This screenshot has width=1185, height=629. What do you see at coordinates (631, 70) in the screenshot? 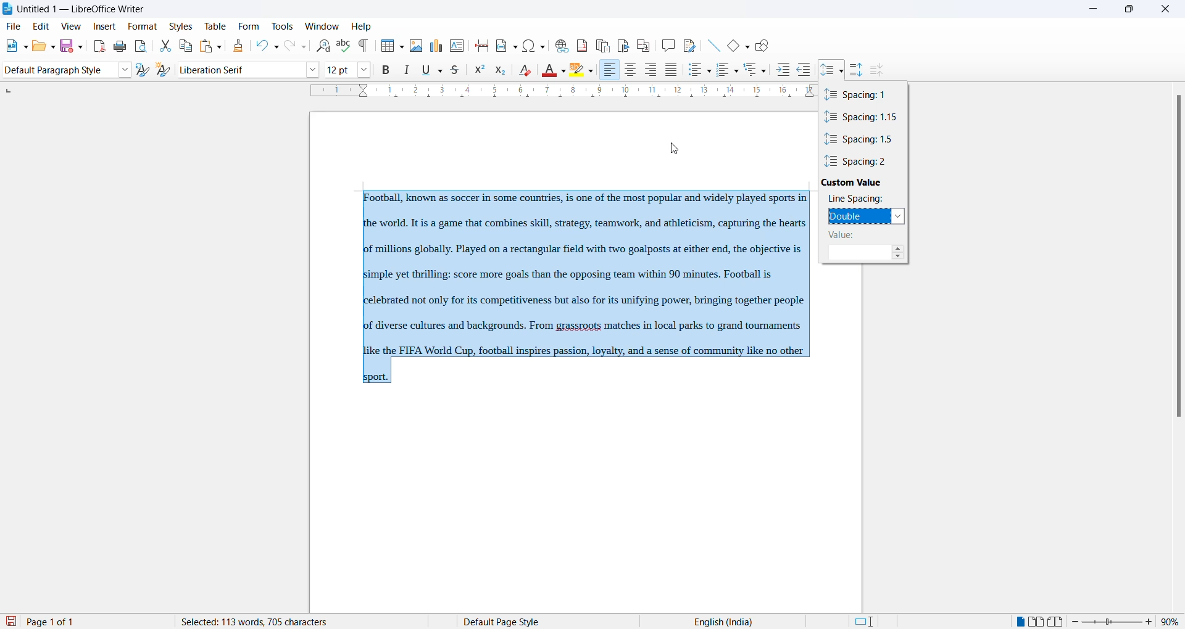
I see `text align center` at bounding box center [631, 70].